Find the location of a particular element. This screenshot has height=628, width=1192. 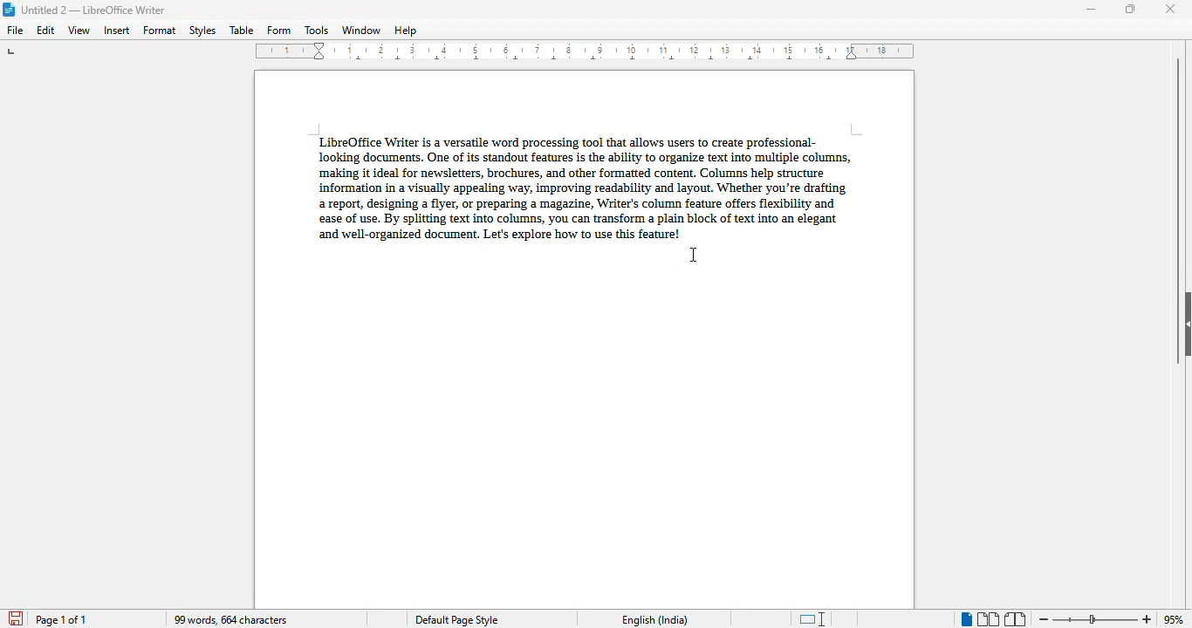

book view is located at coordinates (1014, 618).